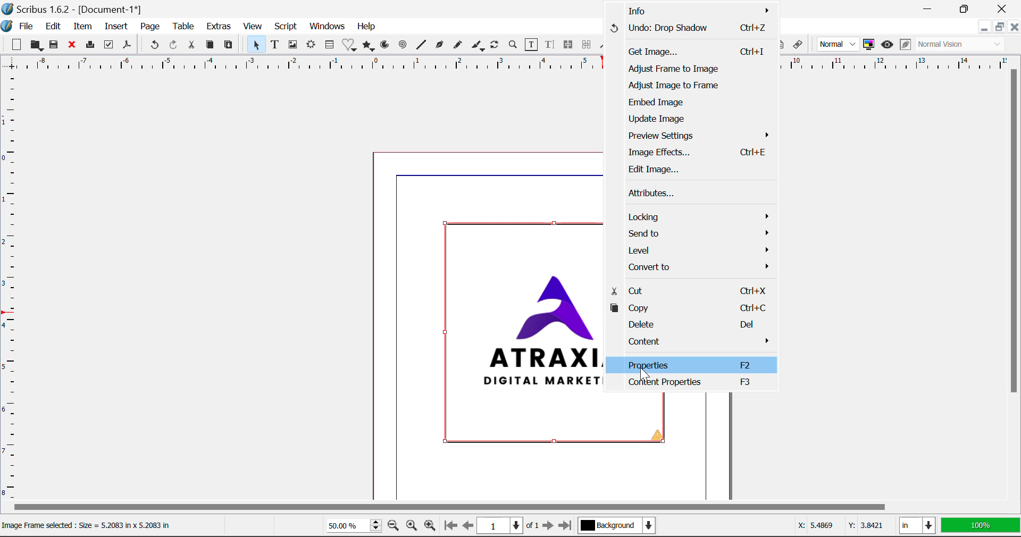 The width and height of the screenshot is (1021, 537). I want to click on Properties, so click(692, 364).